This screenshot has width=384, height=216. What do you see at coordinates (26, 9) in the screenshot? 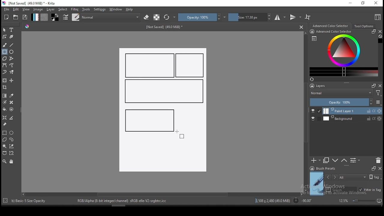
I see `view` at bounding box center [26, 9].